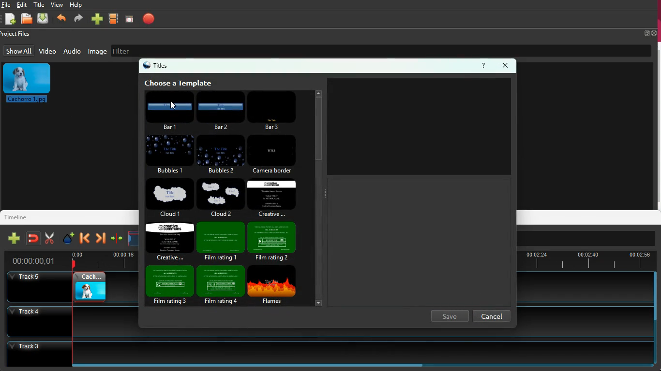 Image resolution: width=661 pixels, height=371 pixels. What do you see at coordinates (76, 6) in the screenshot?
I see `help` at bounding box center [76, 6].